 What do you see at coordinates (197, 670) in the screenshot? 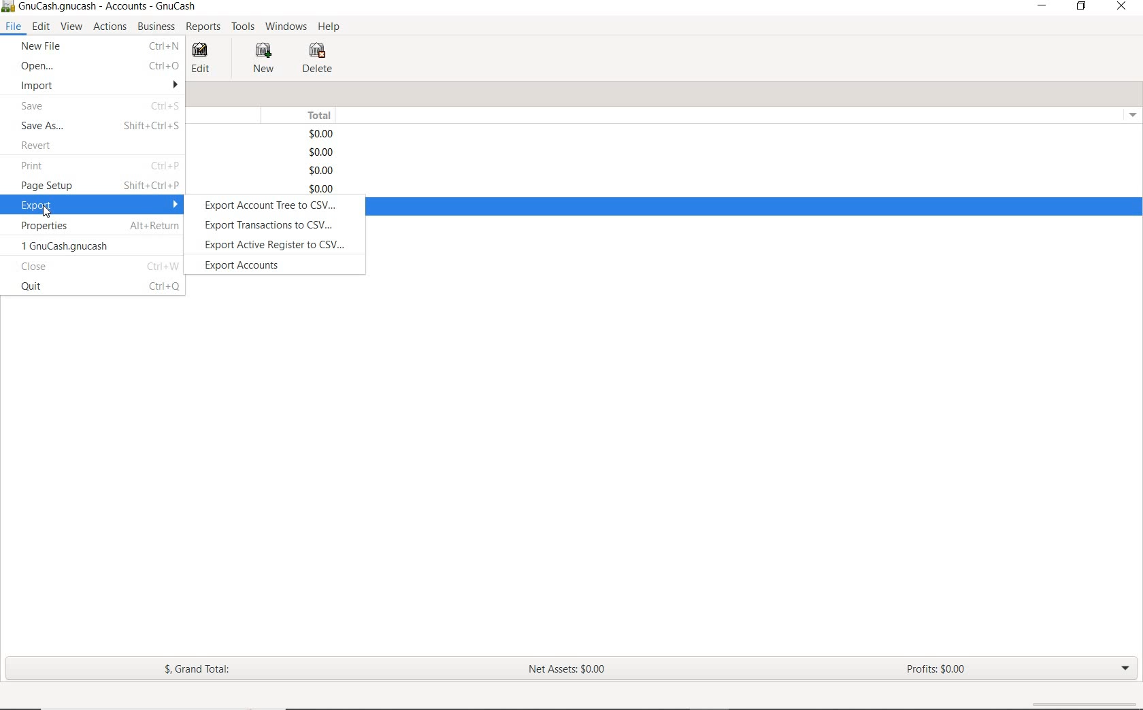
I see `GRAND TOTAL` at bounding box center [197, 670].